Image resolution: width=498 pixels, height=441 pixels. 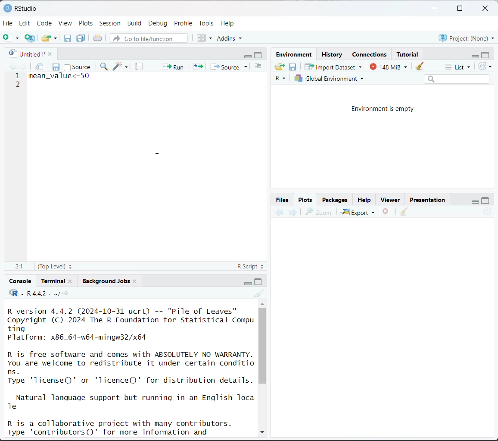 What do you see at coordinates (48, 53) in the screenshot?
I see `close` at bounding box center [48, 53].